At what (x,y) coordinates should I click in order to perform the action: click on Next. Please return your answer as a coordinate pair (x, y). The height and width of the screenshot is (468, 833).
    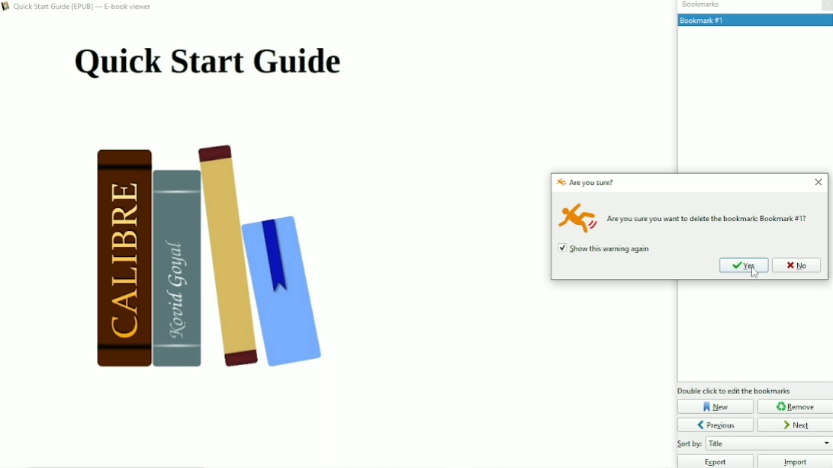
    Looking at the image, I should click on (796, 425).